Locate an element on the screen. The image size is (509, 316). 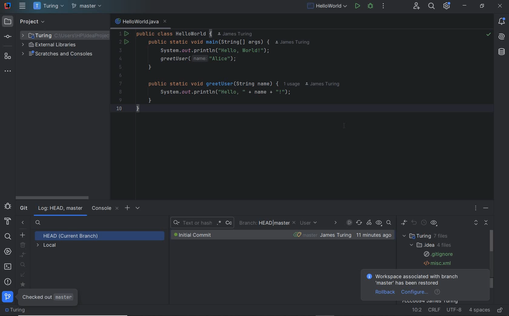
1 is located at coordinates (121, 34).